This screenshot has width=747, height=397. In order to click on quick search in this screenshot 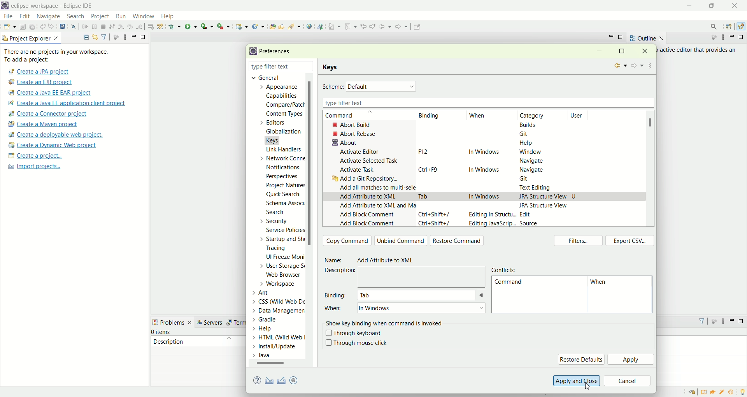, I will do `click(283, 195)`.